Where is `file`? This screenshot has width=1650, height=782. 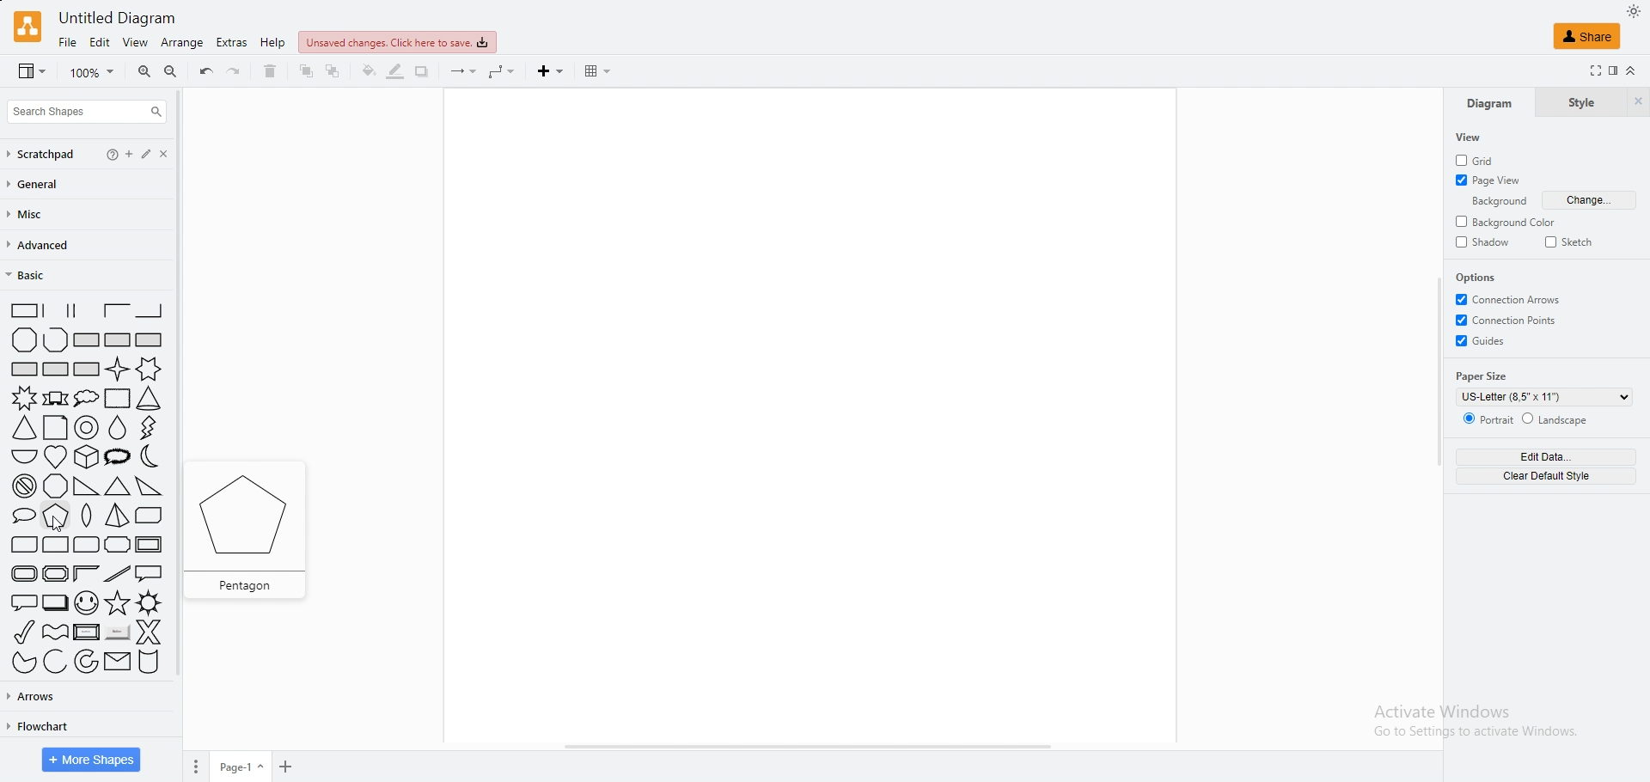
file is located at coordinates (67, 42).